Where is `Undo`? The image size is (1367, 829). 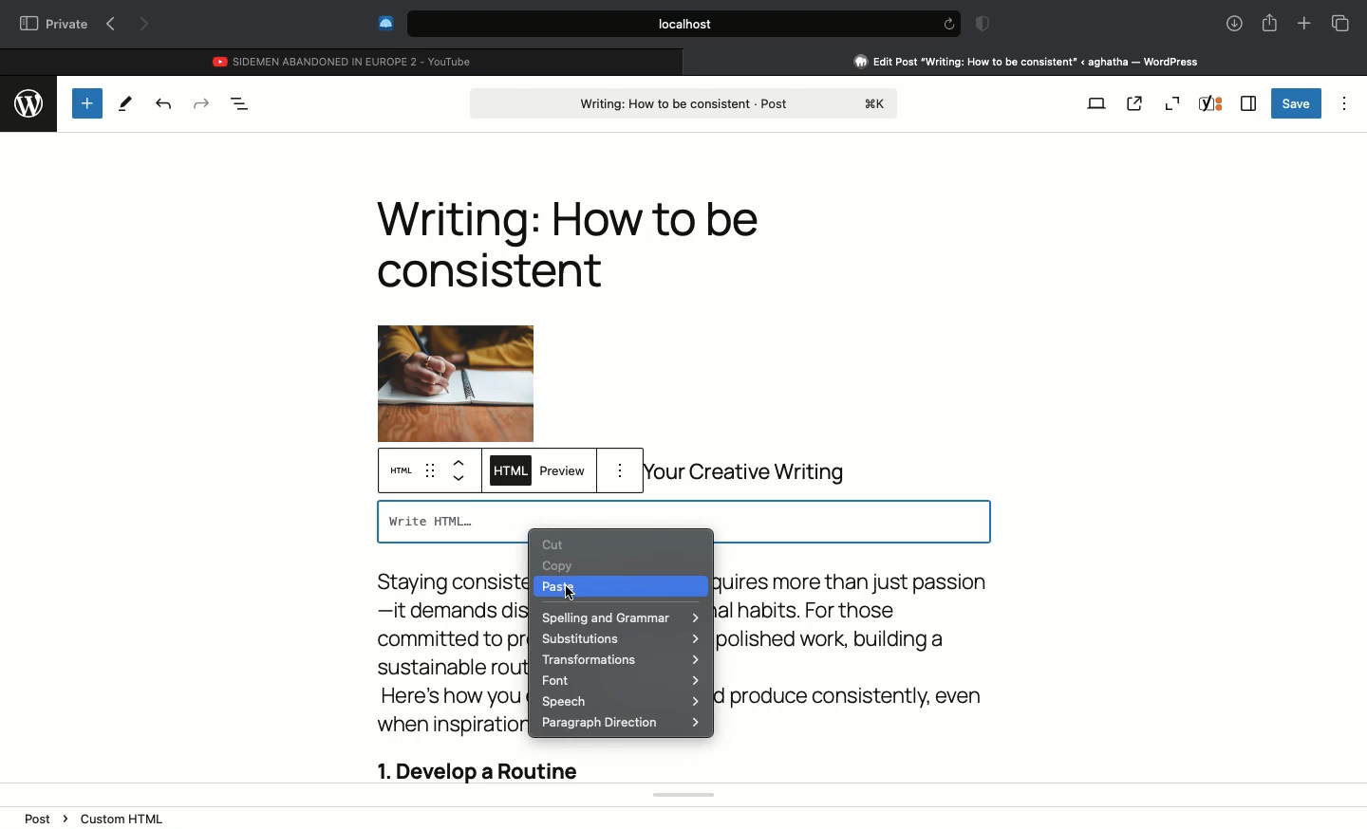
Undo is located at coordinates (163, 103).